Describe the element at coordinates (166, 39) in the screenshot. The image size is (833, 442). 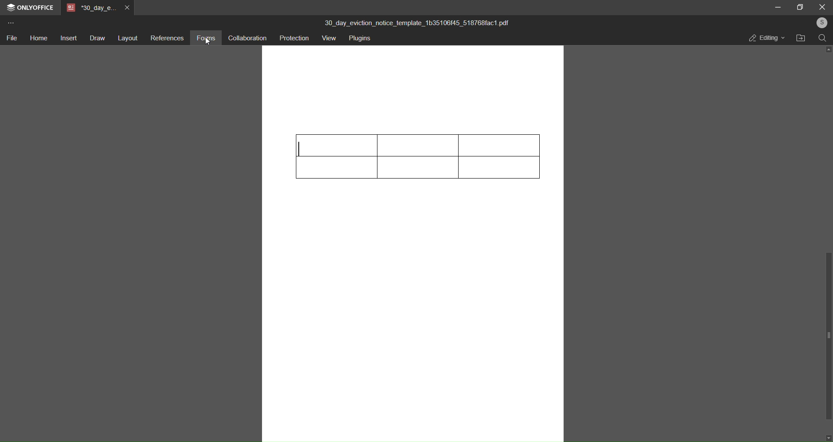
I see `references` at that location.